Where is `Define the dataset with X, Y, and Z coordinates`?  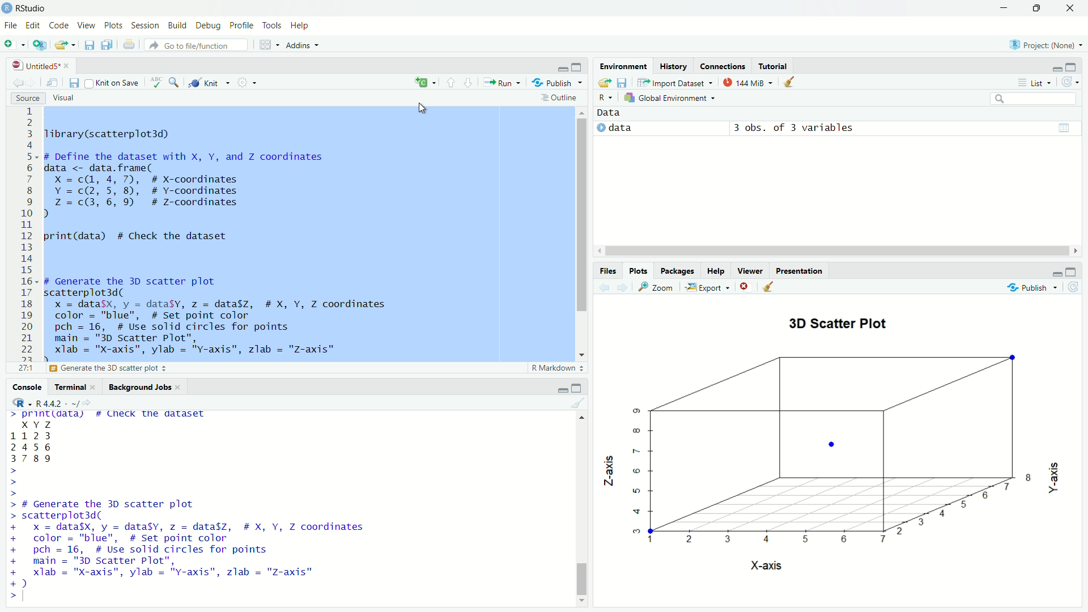
Define the dataset with X, Y, and Z coordinates is located at coordinates (141, 368).